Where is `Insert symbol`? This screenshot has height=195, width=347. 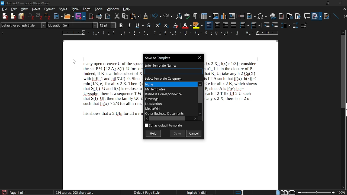 Insert symbol is located at coordinates (262, 16).